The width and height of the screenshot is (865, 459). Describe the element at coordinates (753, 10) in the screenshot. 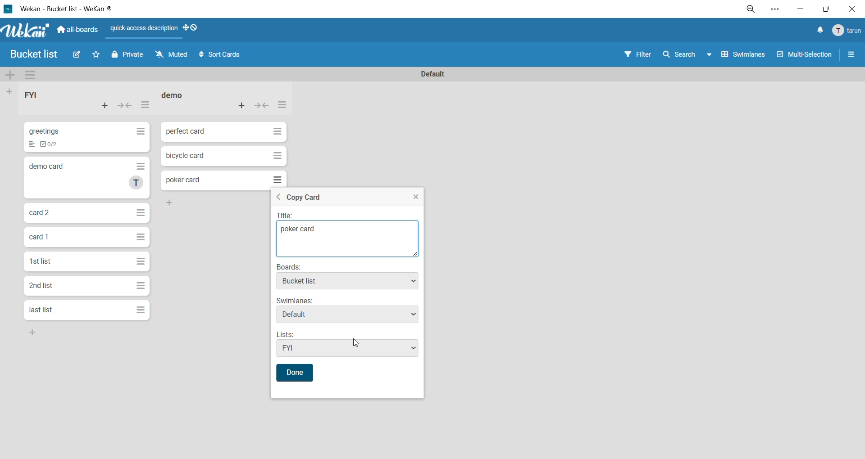

I see `zoom` at that location.